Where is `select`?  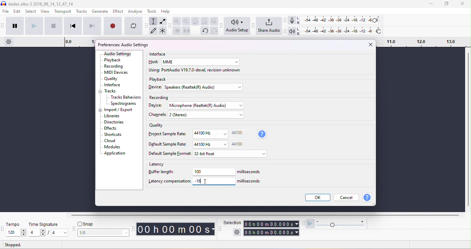
select is located at coordinates (31, 11).